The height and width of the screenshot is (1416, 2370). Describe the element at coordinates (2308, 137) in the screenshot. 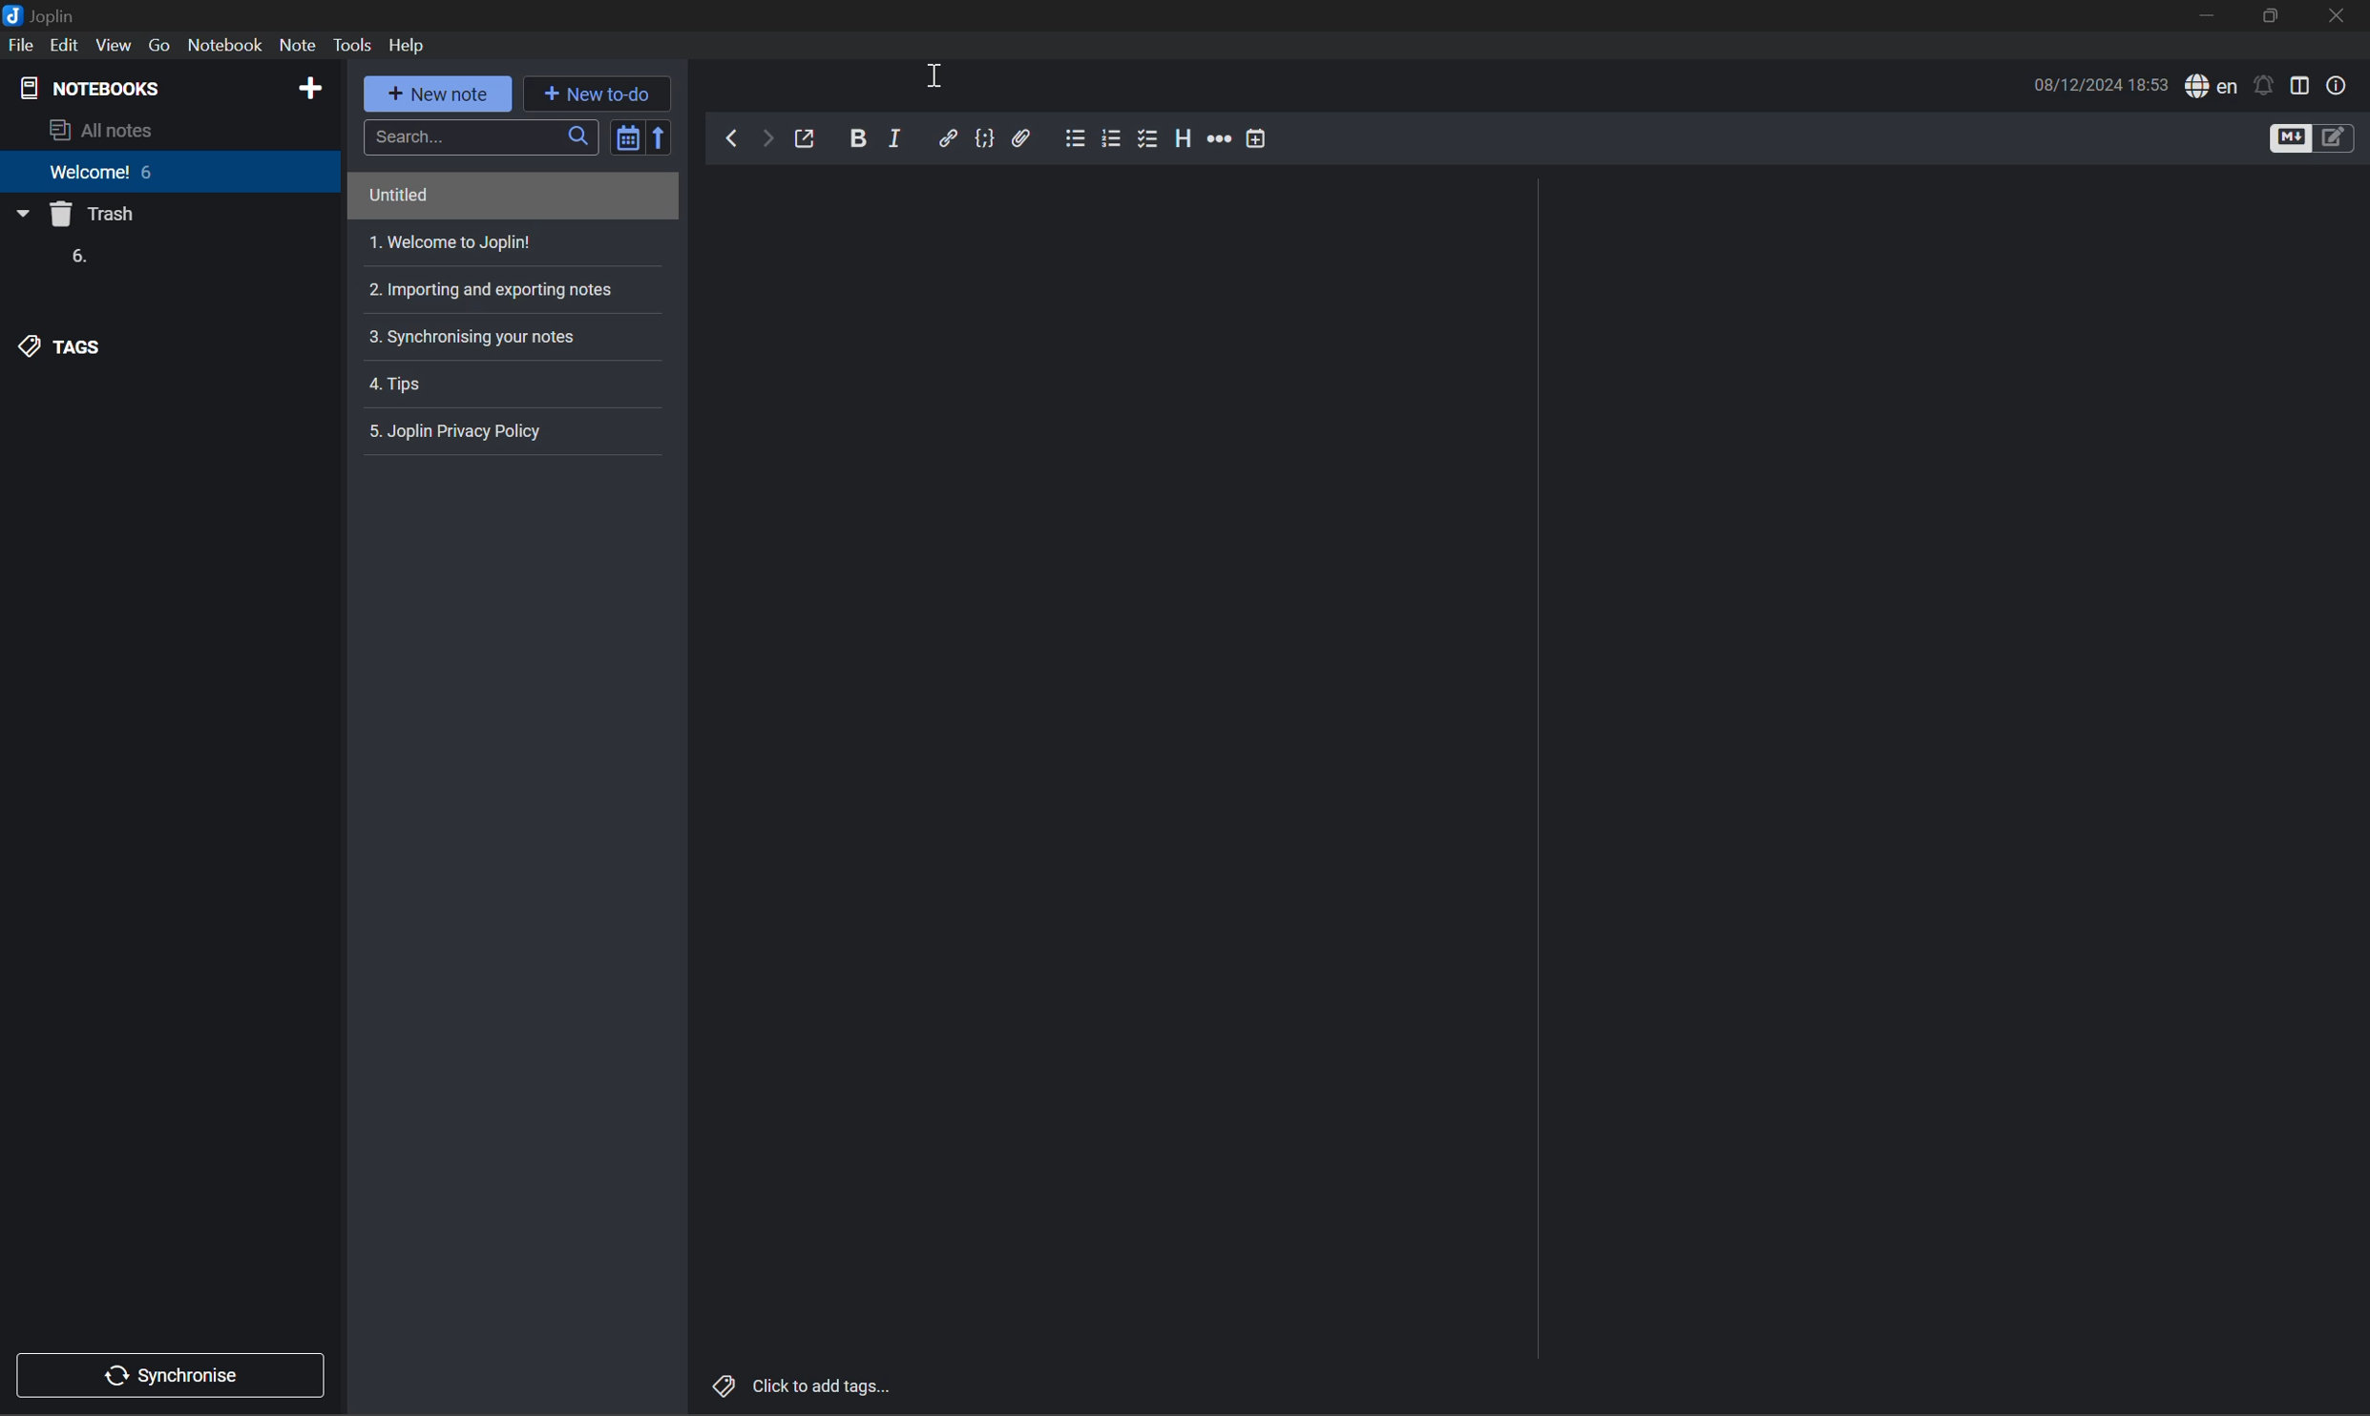

I see `Toggle editors` at that location.